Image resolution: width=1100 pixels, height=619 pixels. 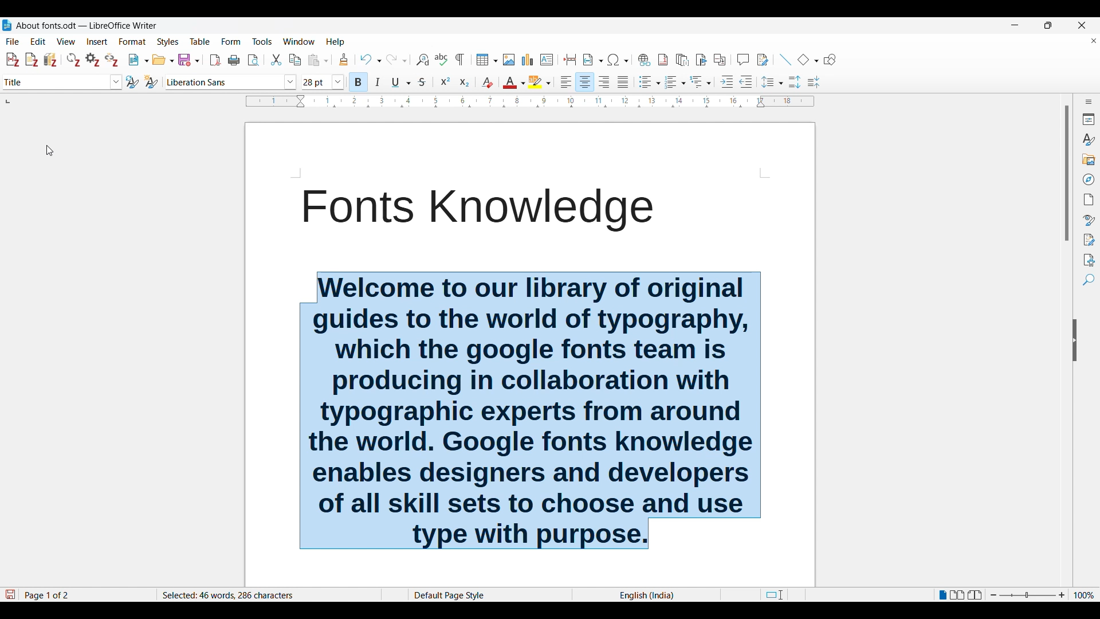 I want to click on Close document, so click(x=1094, y=41).